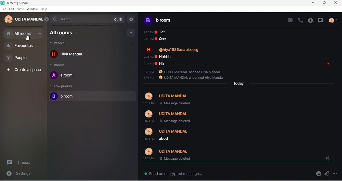 This screenshot has width=342, height=181. What do you see at coordinates (24, 69) in the screenshot?
I see `create space` at bounding box center [24, 69].